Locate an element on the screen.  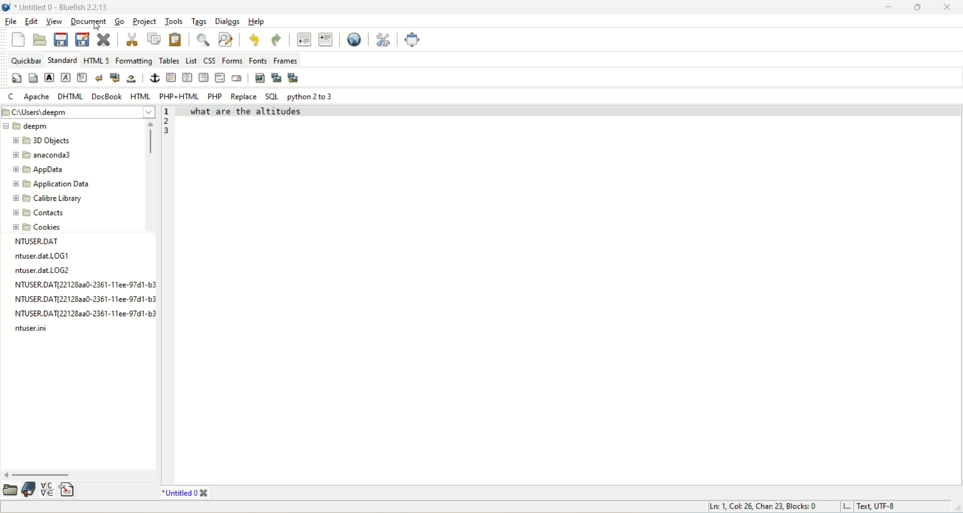
email is located at coordinates (237, 80).